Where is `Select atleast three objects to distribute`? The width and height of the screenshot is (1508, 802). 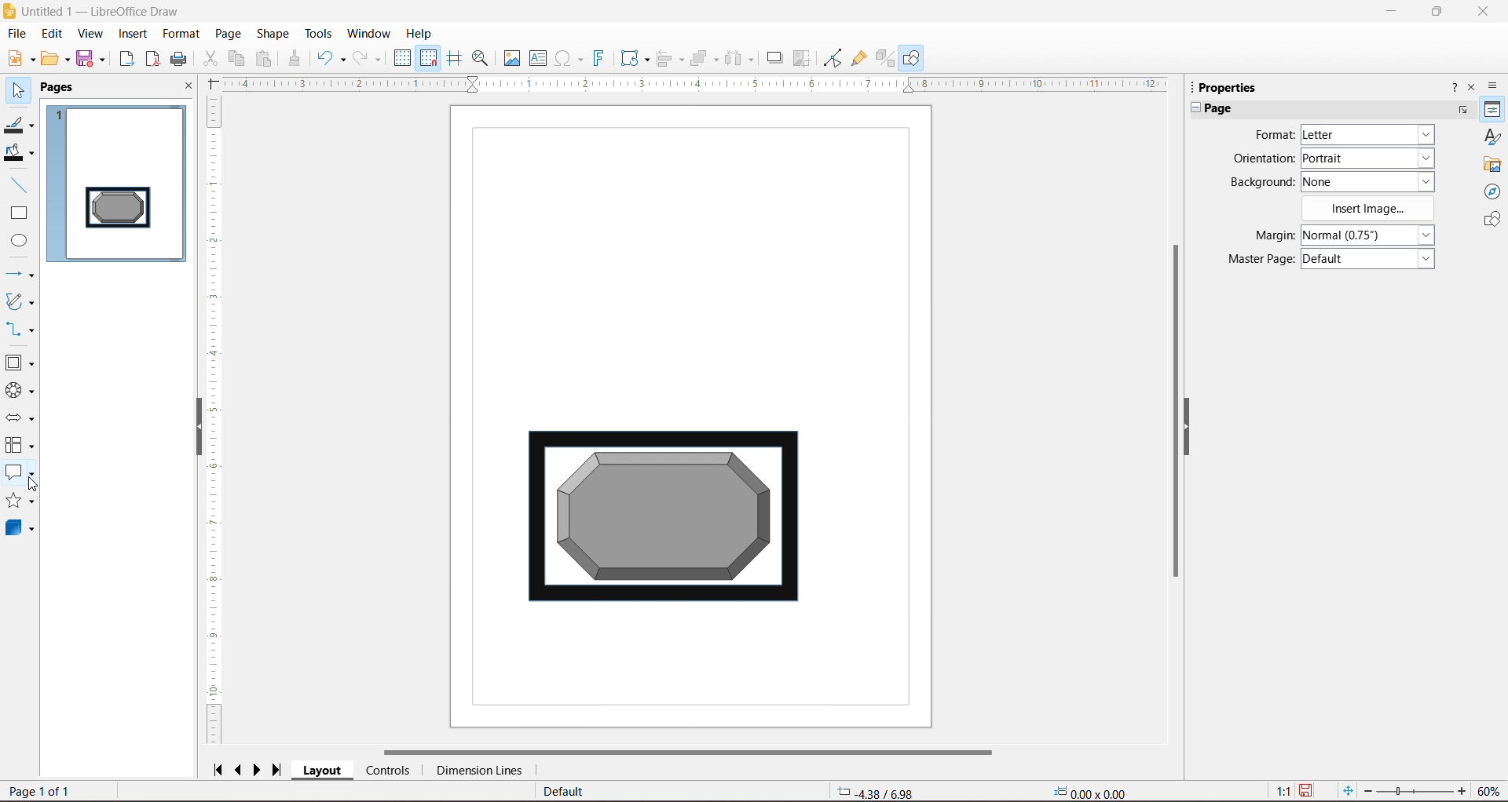
Select atleast three objects to distribute is located at coordinates (739, 58).